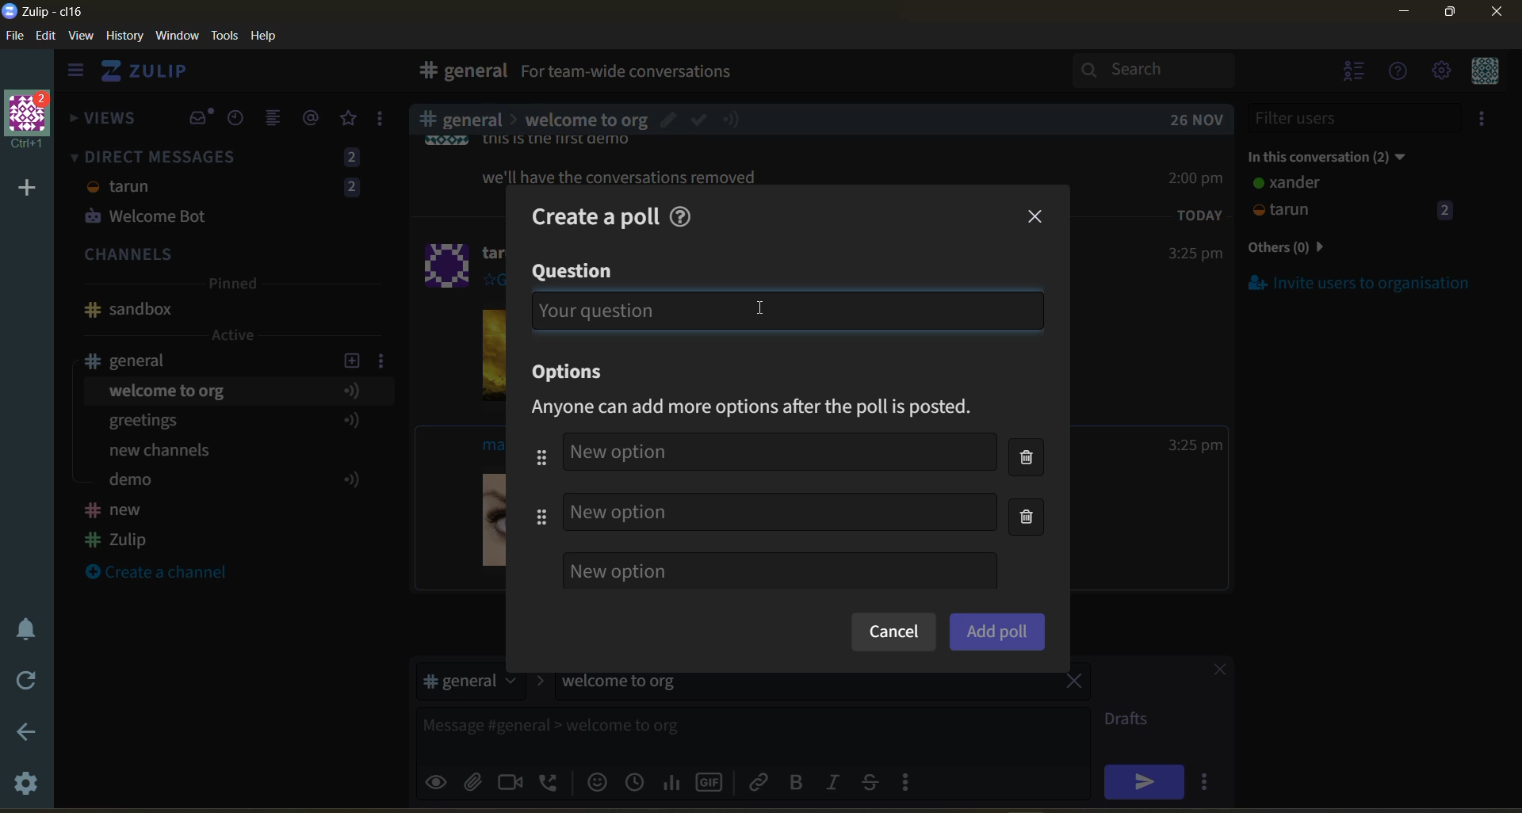 The image size is (1522, 813). I want to click on add emoji, so click(595, 781).